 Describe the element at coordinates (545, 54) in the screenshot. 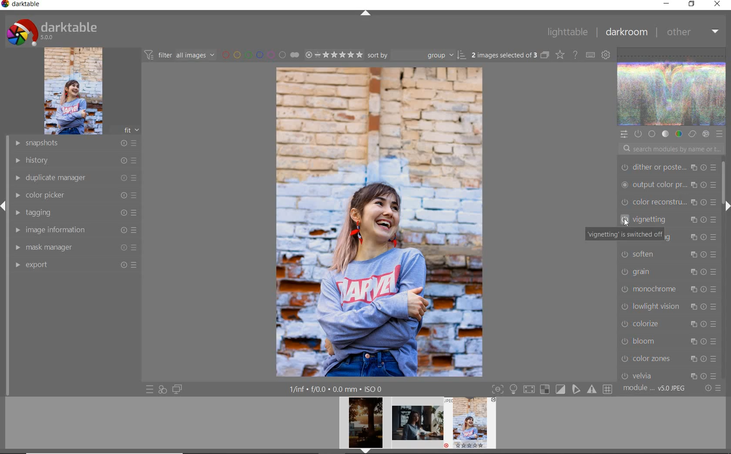

I see `COLLAPSE GROUPED  IMAGES` at that location.